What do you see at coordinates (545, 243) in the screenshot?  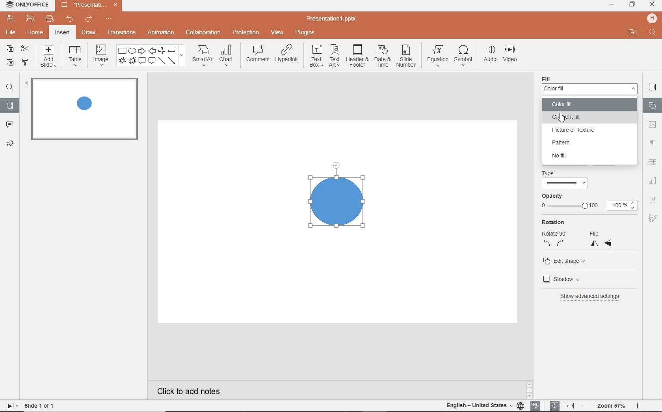 I see `left` at bounding box center [545, 243].